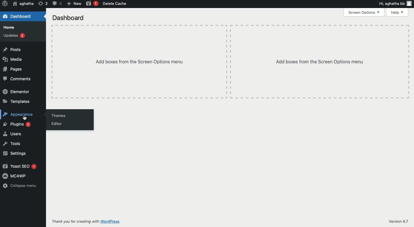 This screenshot has height=227, width=414. Describe the element at coordinates (115, 4) in the screenshot. I see `Delete cache` at that location.